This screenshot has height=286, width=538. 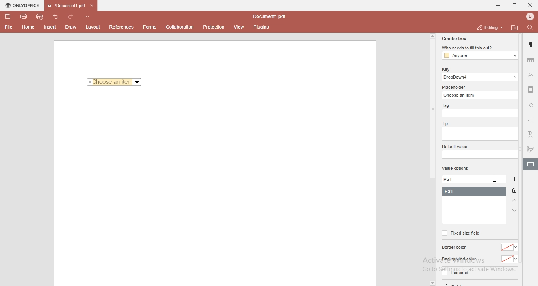 I want to click on PST added, so click(x=476, y=192).